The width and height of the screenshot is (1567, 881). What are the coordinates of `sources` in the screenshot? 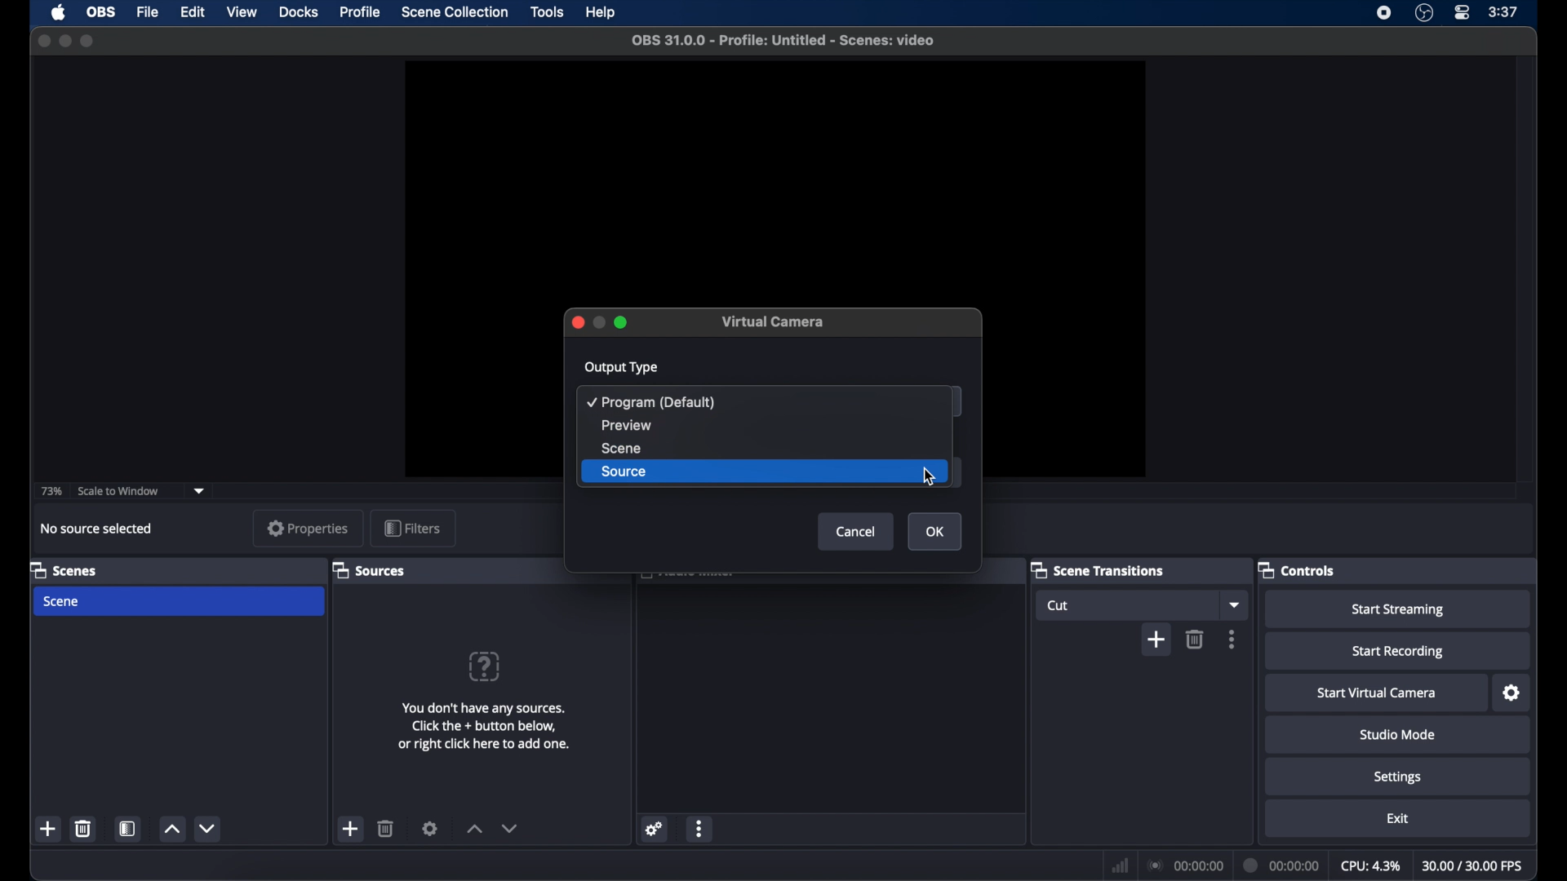 It's located at (368, 570).